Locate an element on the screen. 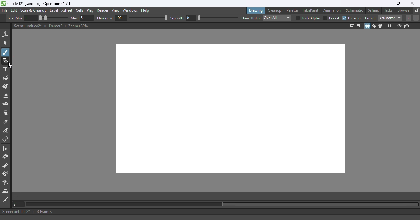 Image resolution: width=420 pixels, height=220 pixels. More options is located at coordinates (16, 196).